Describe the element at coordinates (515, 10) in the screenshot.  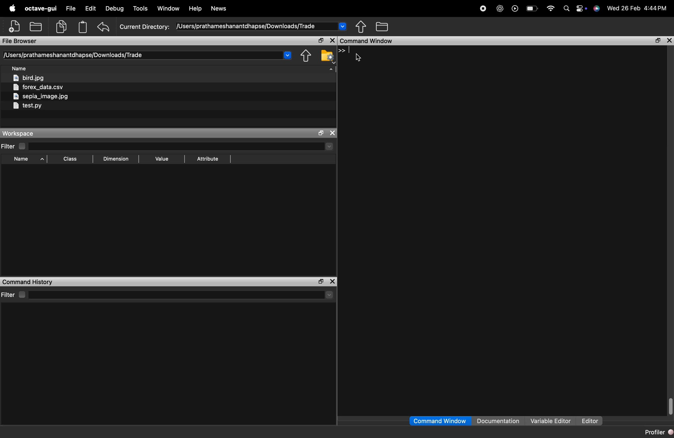
I see `play` at that location.